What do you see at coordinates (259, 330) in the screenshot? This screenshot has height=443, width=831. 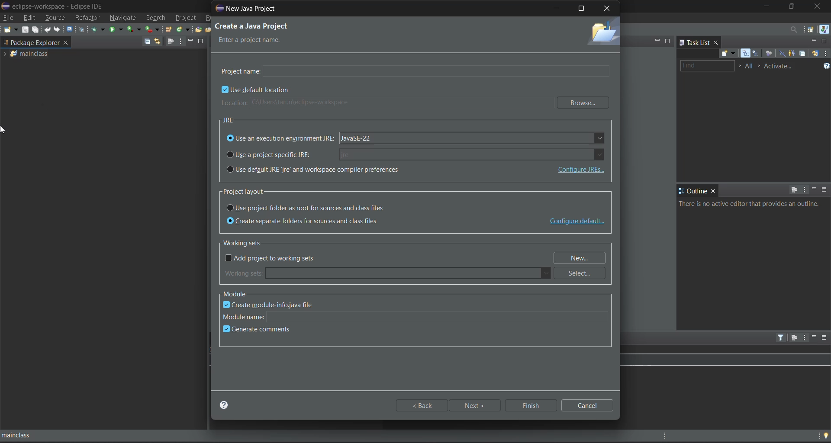 I see `generate comments` at bounding box center [259, 330].